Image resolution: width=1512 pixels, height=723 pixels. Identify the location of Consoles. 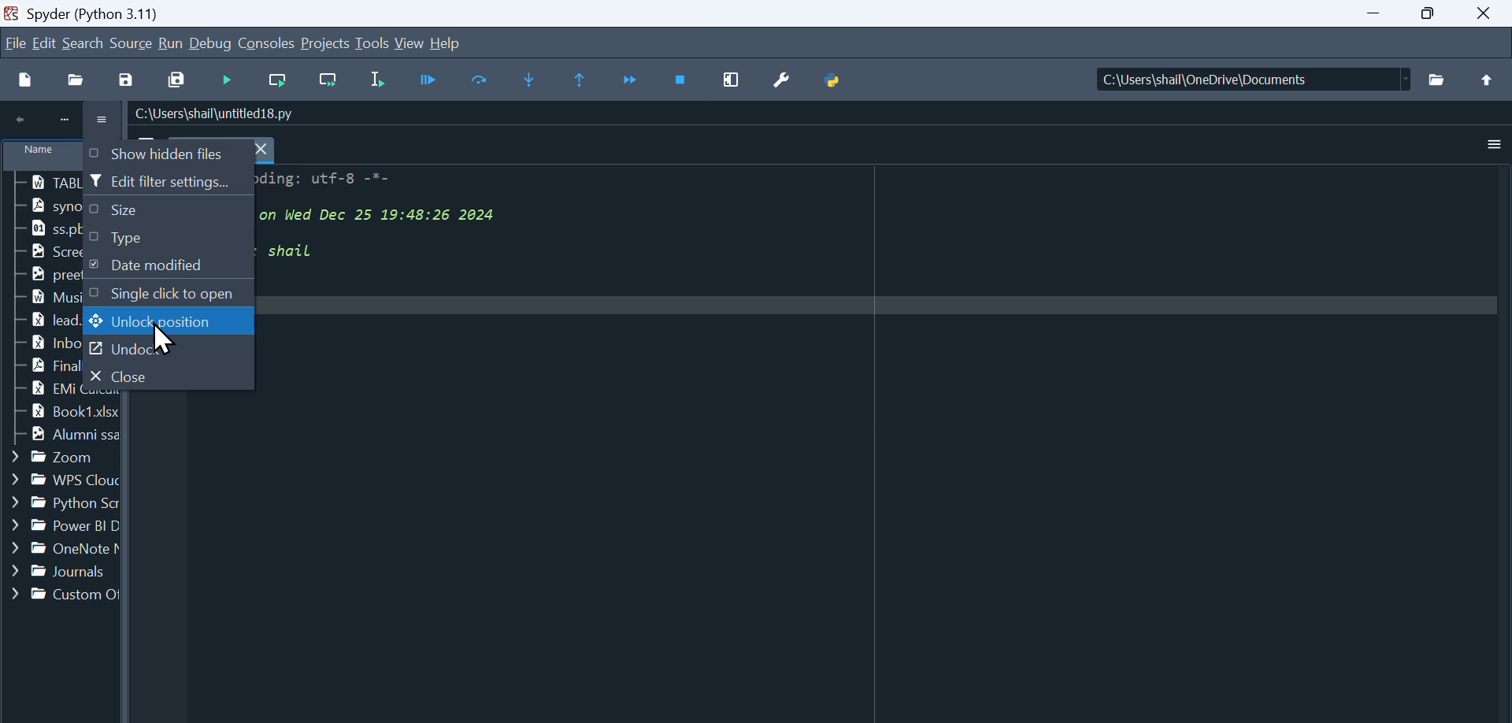
(269, 43).